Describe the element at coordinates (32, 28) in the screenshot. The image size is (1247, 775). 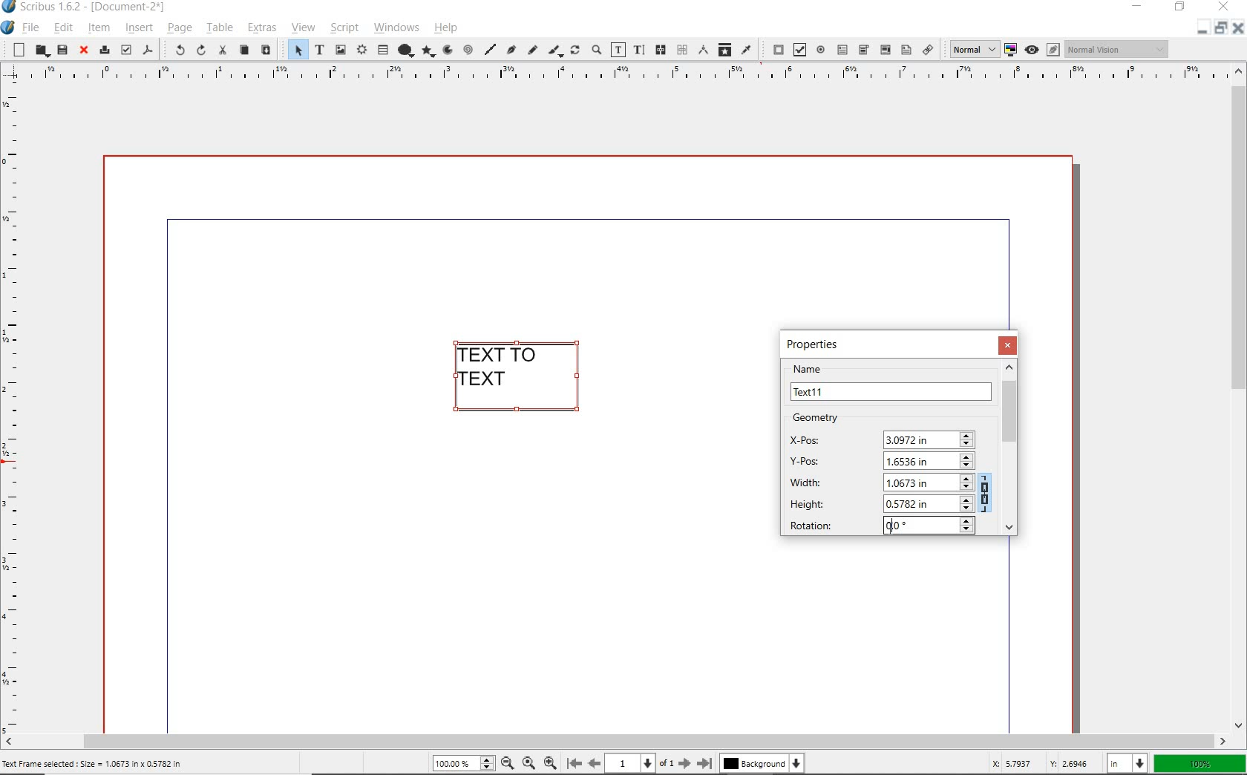
I see `file` at that location.